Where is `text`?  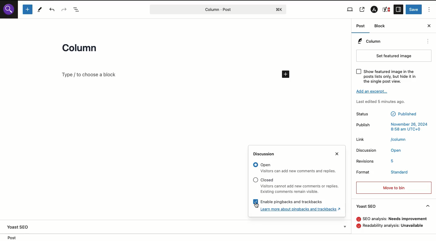 text is located at coordinates (395, 219).